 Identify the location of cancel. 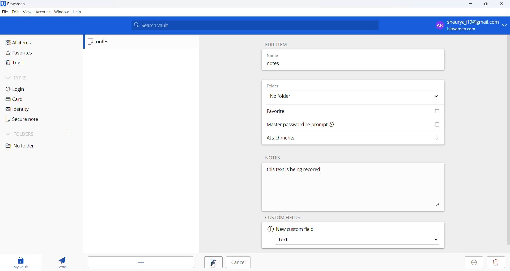
(239, 262).